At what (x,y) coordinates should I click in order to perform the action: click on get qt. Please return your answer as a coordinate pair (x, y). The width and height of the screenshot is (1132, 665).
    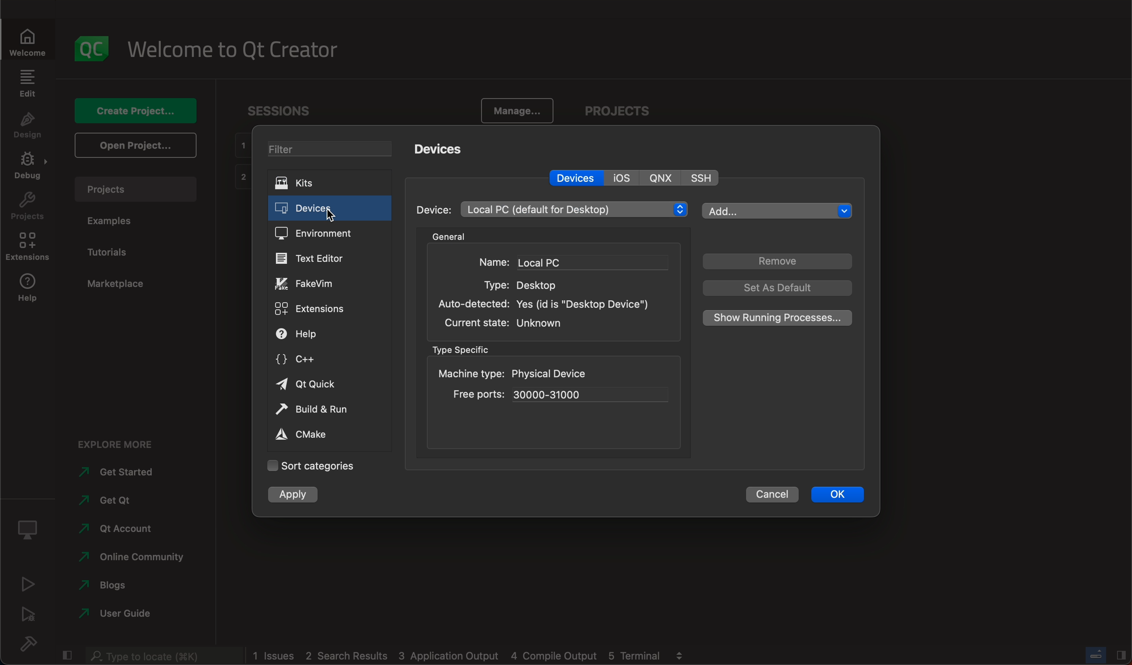
    Looking at the image, I should click on (130, 501).